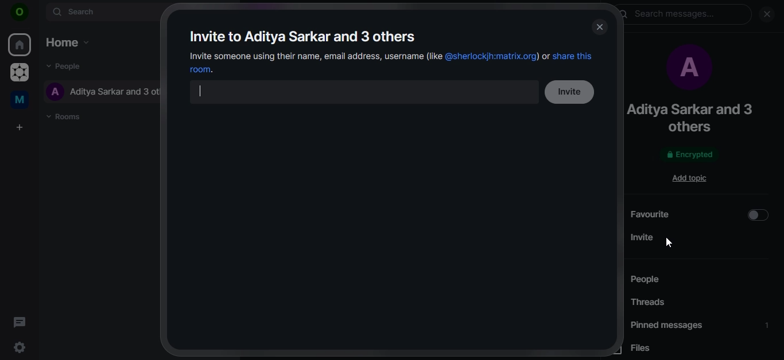 The image size is (784, 360). Describe the element at coordinates (22, 99) in the screenshot. I see `me` at that location.